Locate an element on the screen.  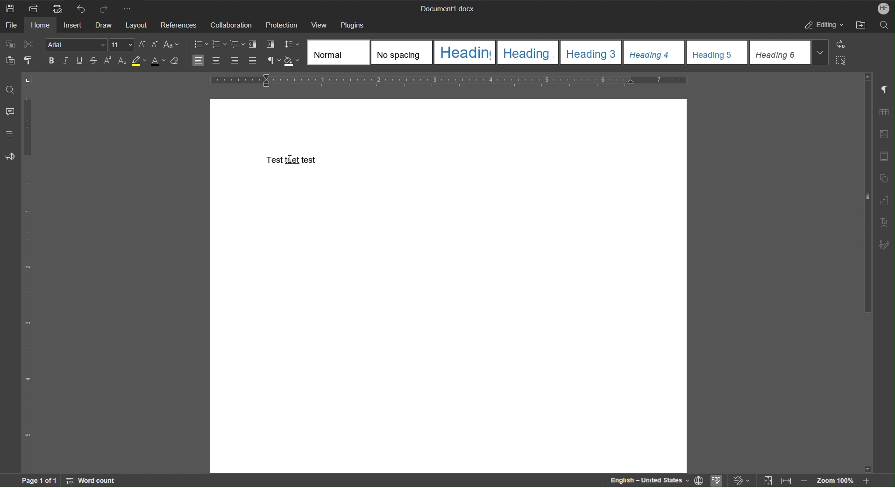
Open File Location is located at coordinates (860, 25).